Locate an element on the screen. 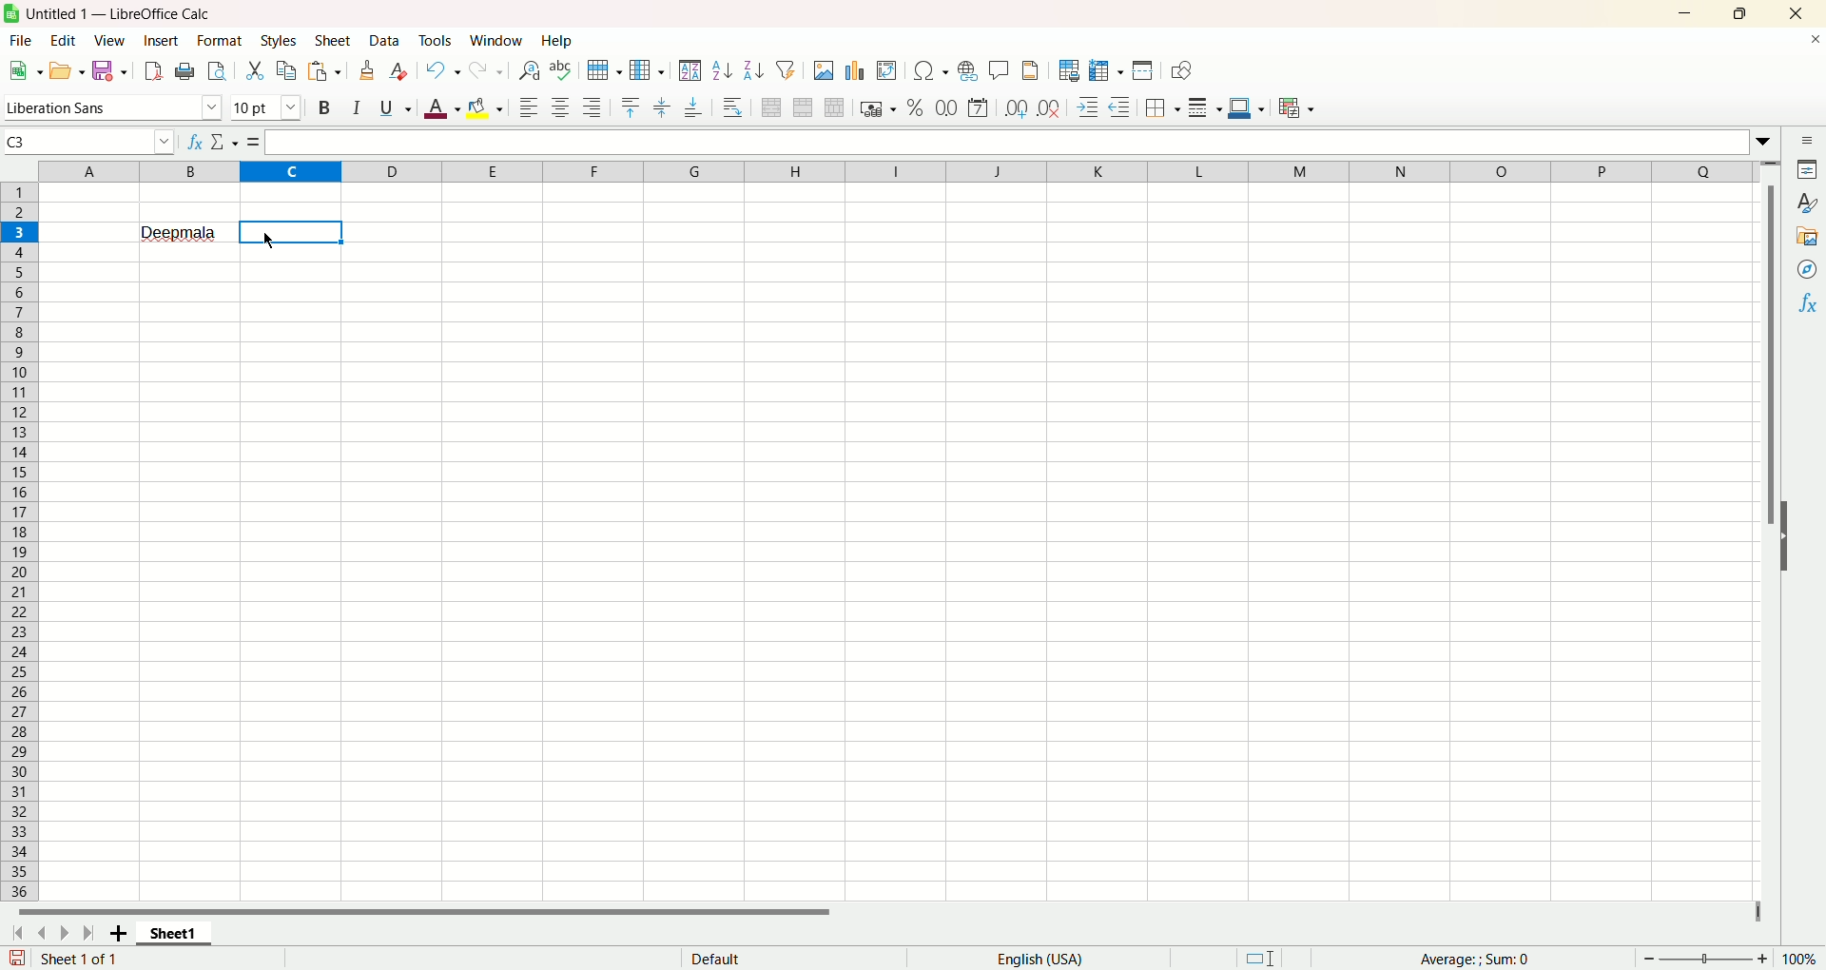  100% is located at coordinates (1798, 959).